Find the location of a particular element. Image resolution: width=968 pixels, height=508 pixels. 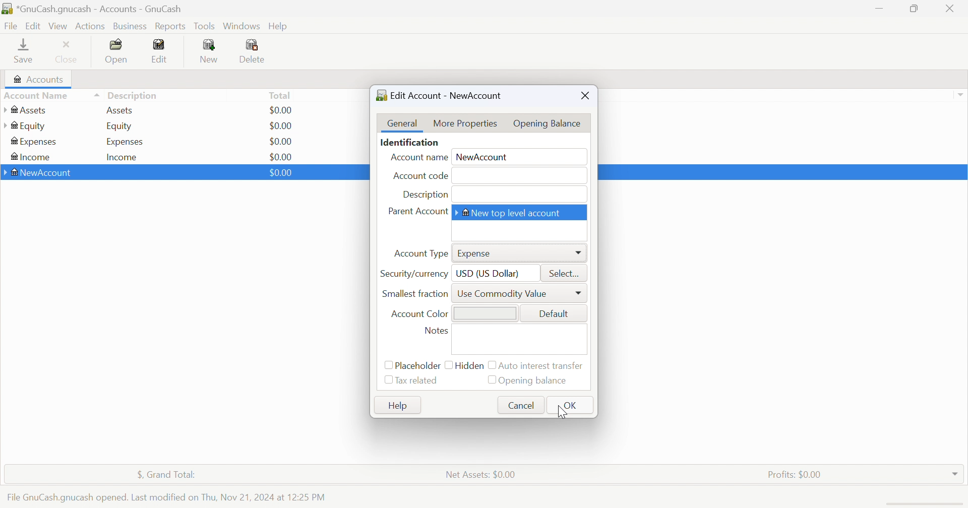

Minimize is located at coordinates (877, 6).